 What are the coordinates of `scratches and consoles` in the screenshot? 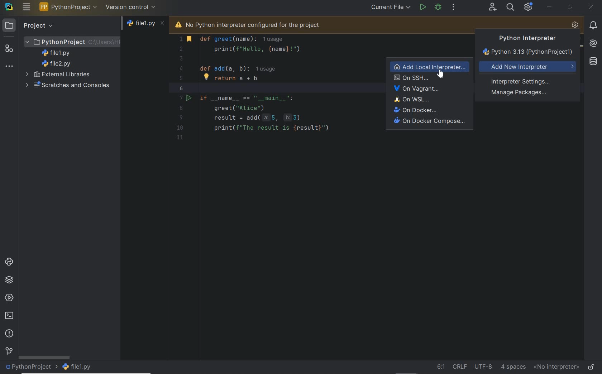 It's located at (66, 86).